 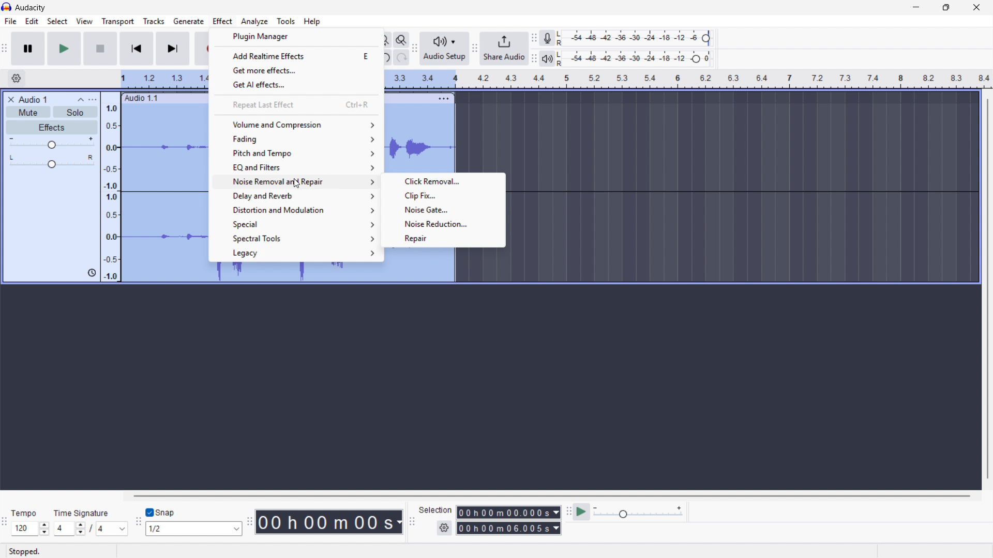 What do you see at coordinates (254, 21) in the screenshot?
I see `Analyse` at bounding box center [254, 21].